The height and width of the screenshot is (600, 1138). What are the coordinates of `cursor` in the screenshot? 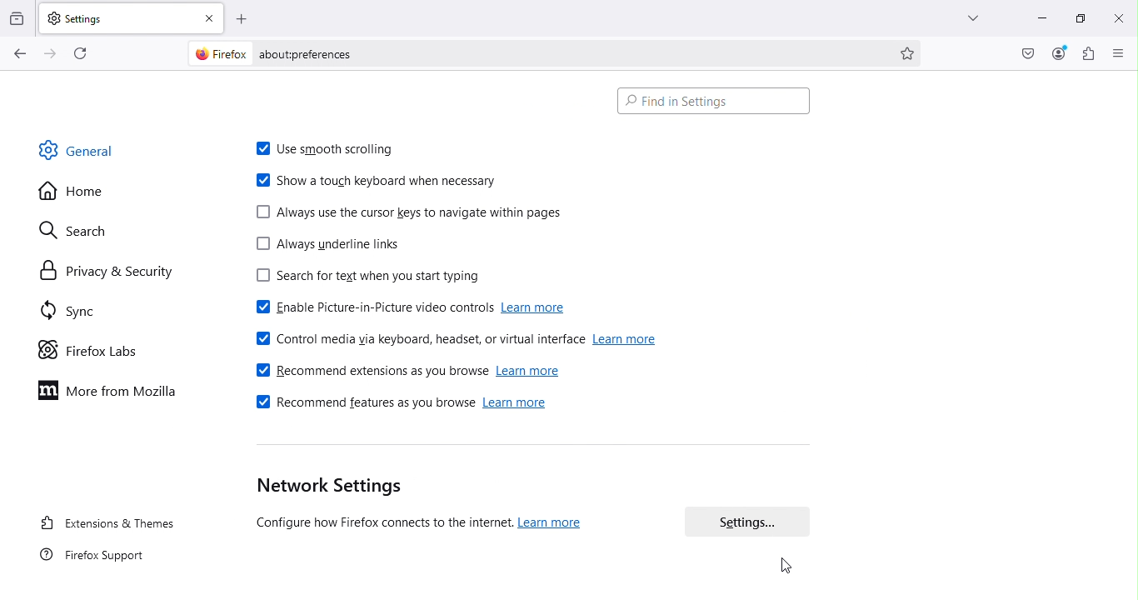 It's located at (790, 568).